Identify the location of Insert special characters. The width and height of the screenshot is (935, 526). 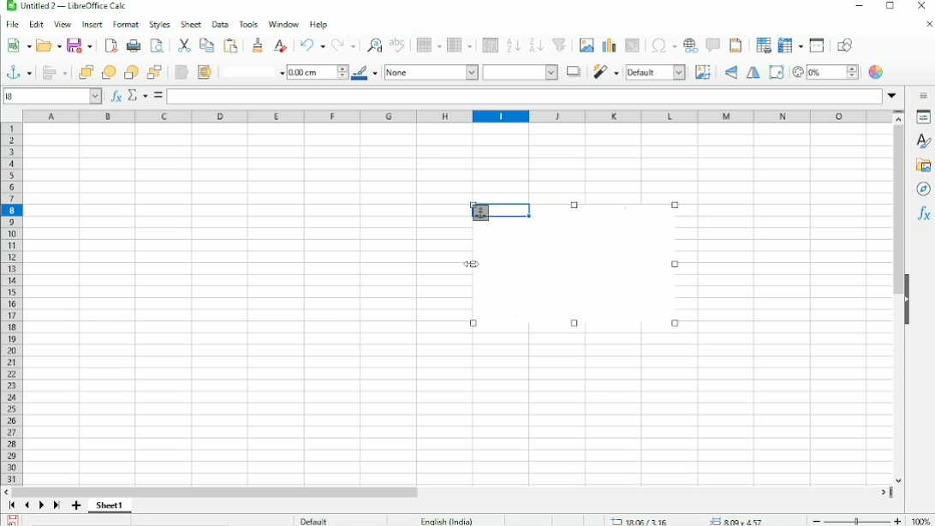
(661, 45).